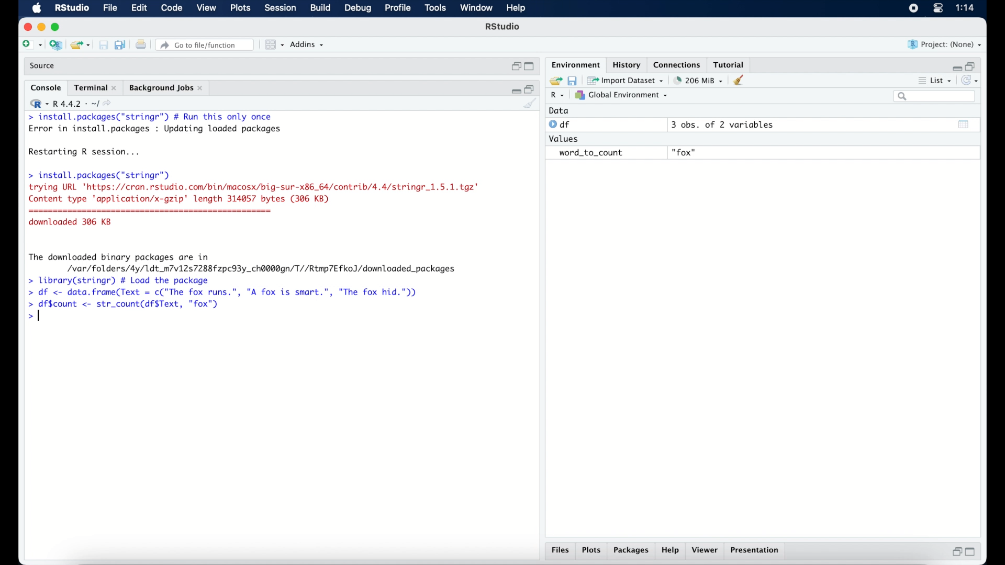 Image resolution: width=1005 pixels, height=565 pixels. Describe the element at coordinates (964, 124) in the screenshot. I see `show output window` at that location.